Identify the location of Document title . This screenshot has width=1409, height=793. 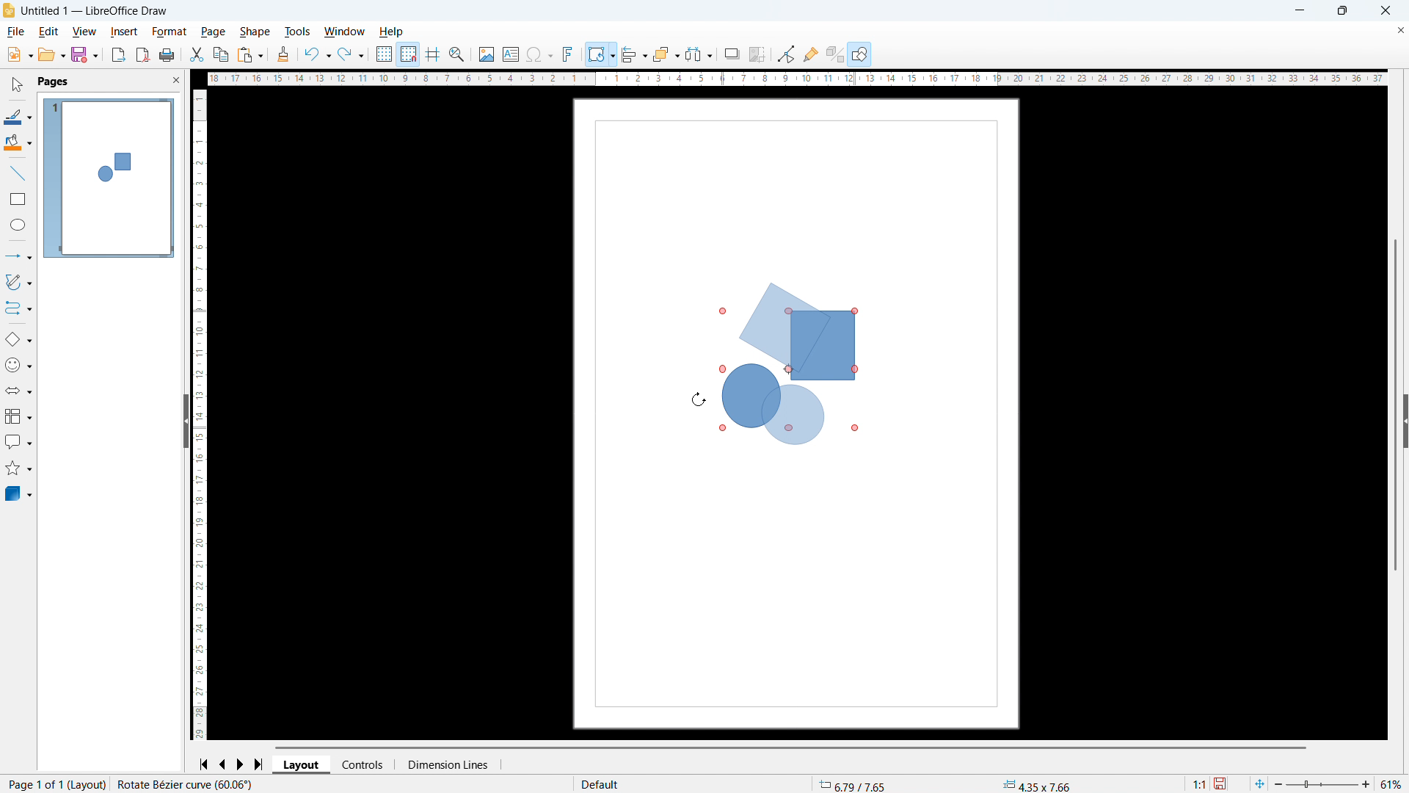
(95, 11).